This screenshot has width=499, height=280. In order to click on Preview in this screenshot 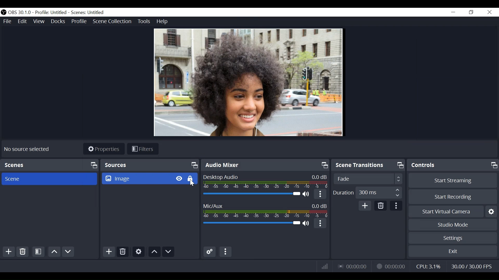, I will do `click(248, 83)`.